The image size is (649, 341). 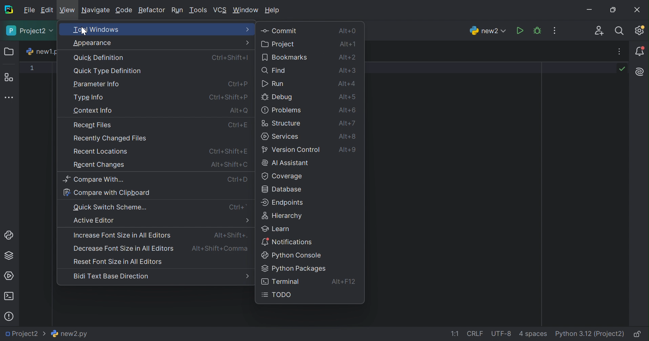 What do you see at coordinates (282, 216) in the screenshot?
I see `Hierarchy` at bounding box center [282, 216].